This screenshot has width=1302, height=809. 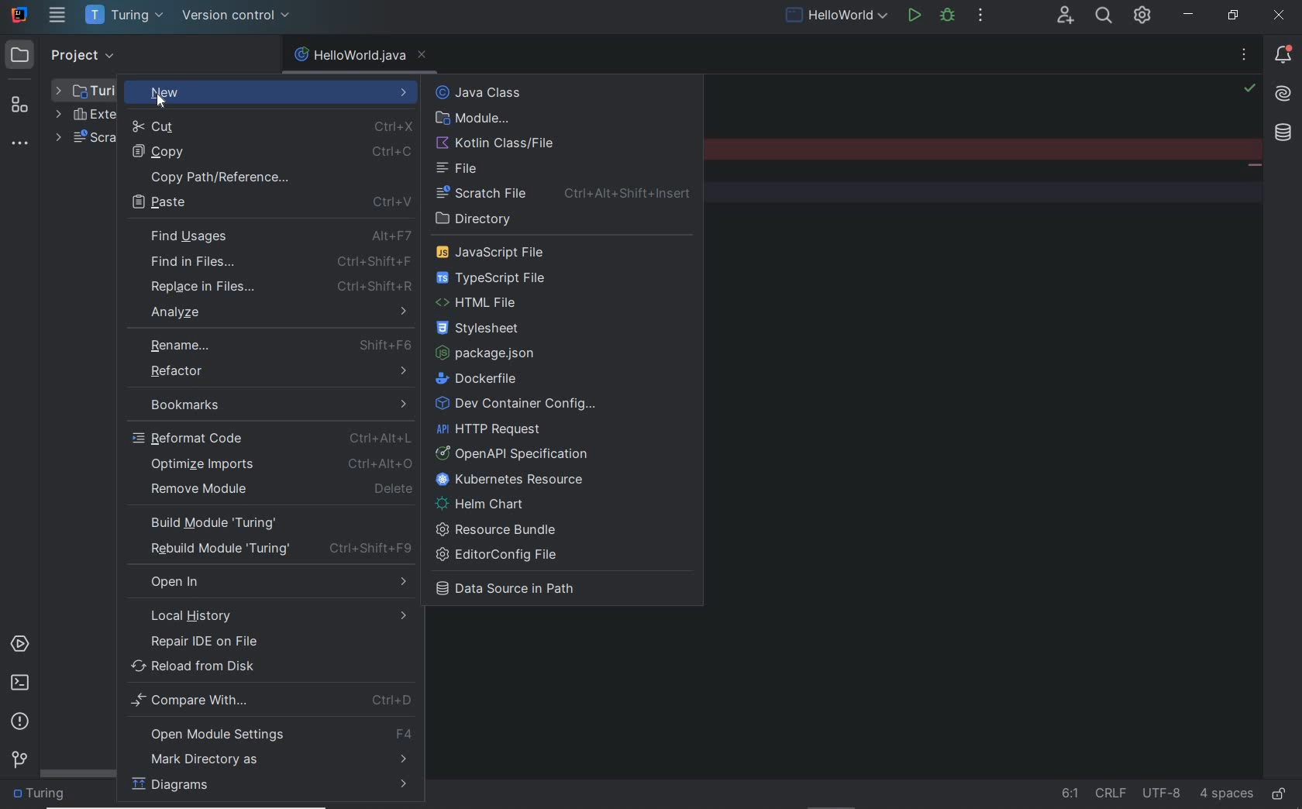 I want to click on kotlin class/file, so click(x=498, y=143).